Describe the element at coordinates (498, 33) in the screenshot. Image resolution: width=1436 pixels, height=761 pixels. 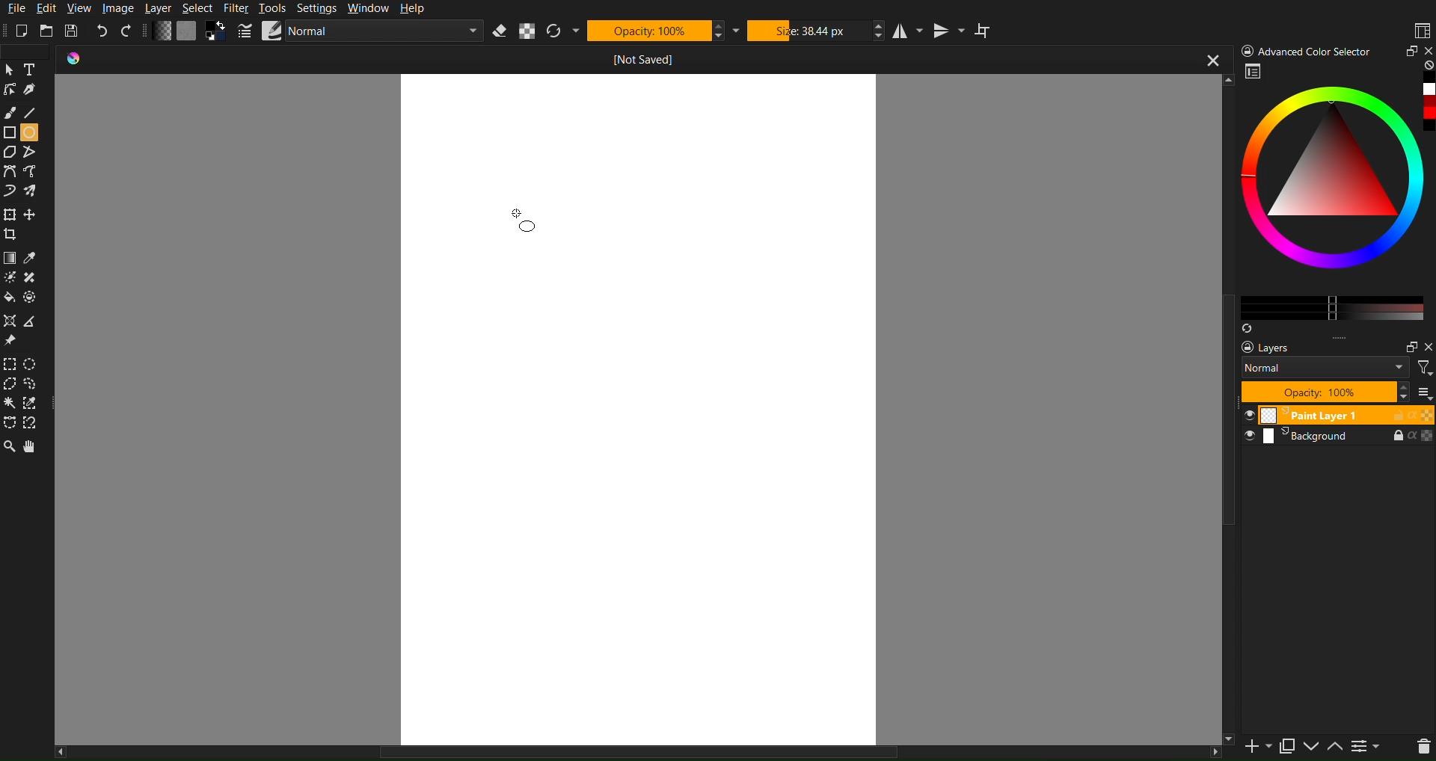
I see `Erase` at that location.